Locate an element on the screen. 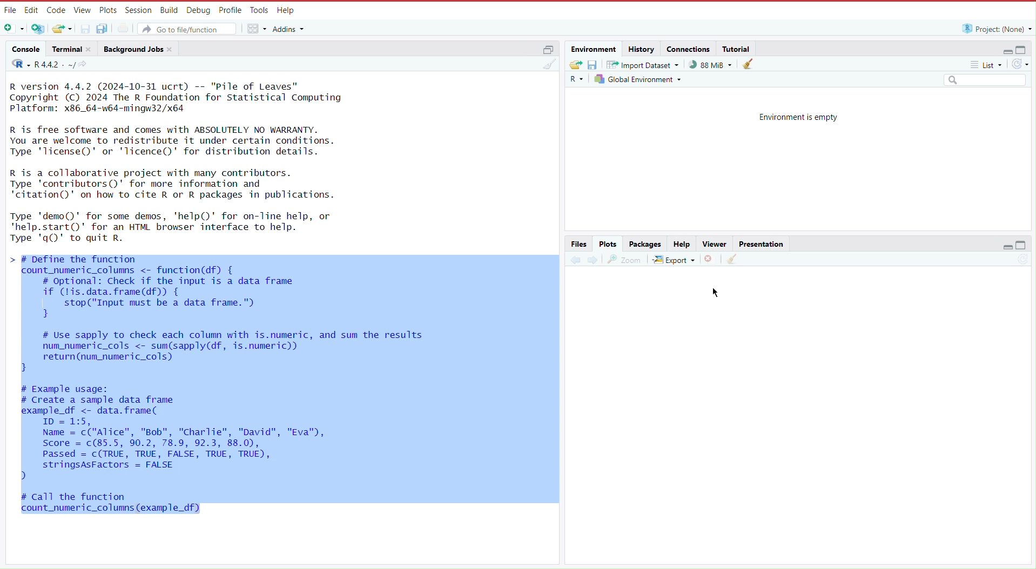 The width and height of the screenshot is (1036, 569). Go to file/function is located at coordinates (188, 28).